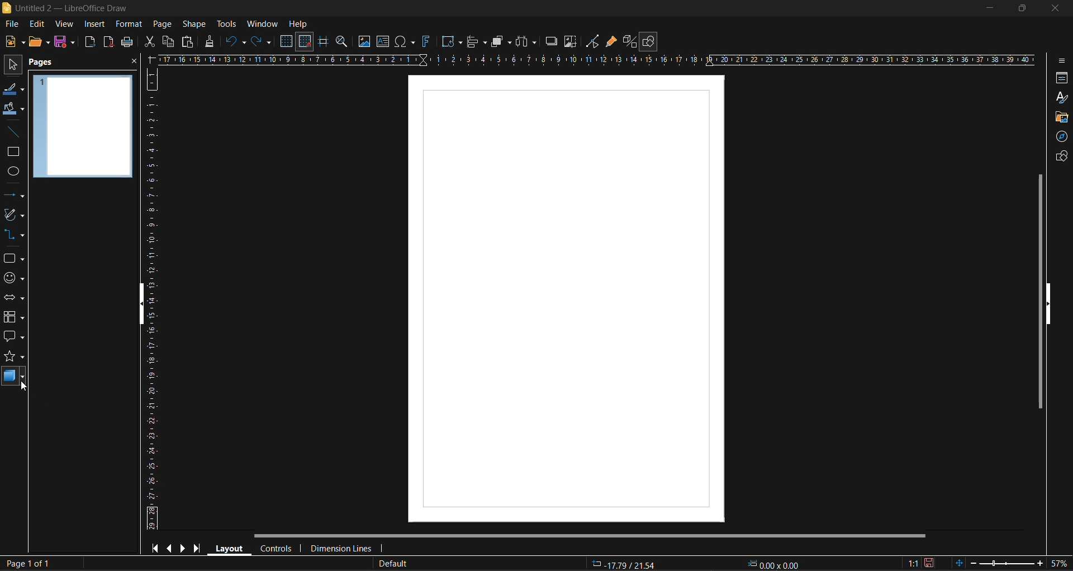  What do you see at coordinates (527, 41) in the screenshot?
I see `distribute` at bounding box center [527, 41].